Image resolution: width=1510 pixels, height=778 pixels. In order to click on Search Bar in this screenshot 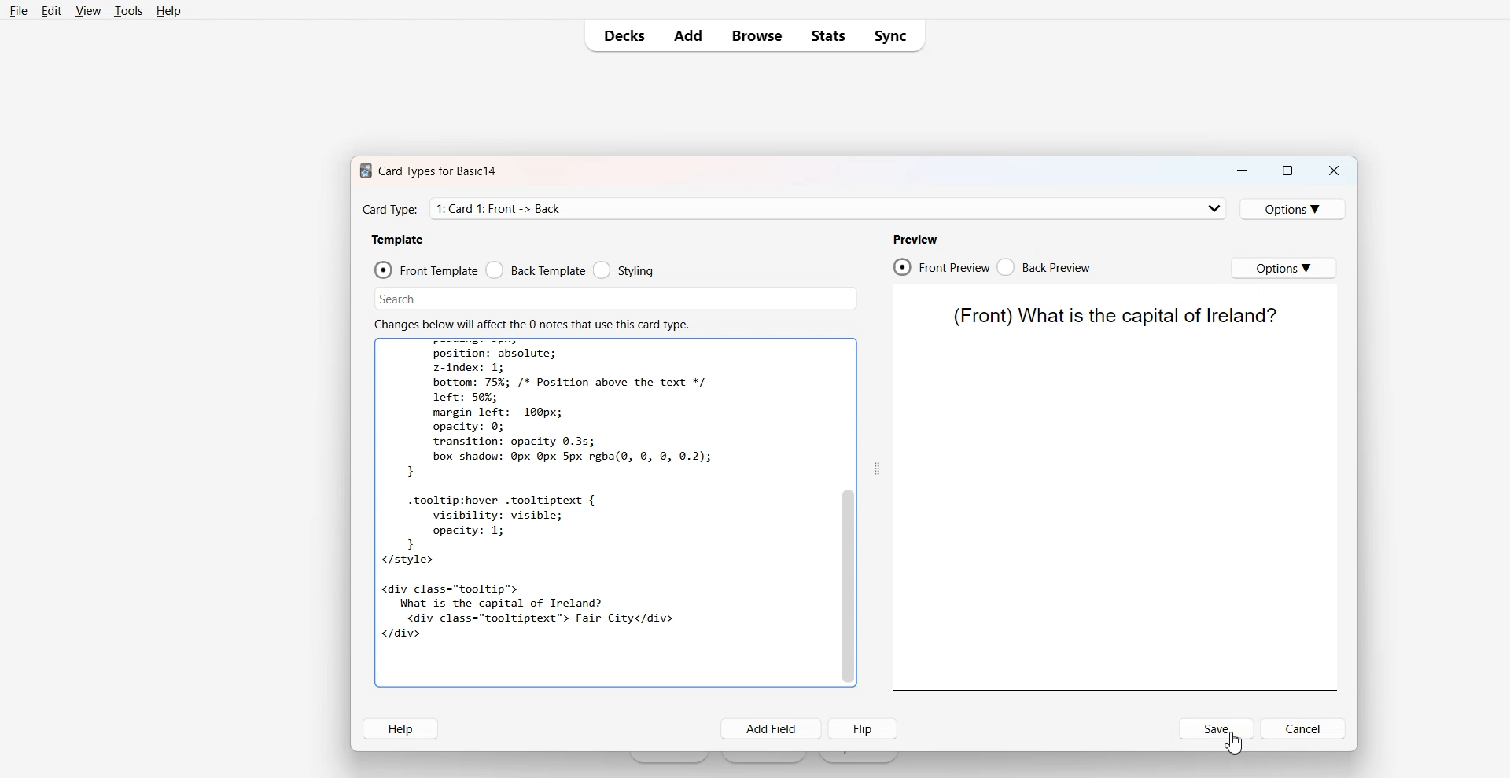, I will do `click(616, 299)`.